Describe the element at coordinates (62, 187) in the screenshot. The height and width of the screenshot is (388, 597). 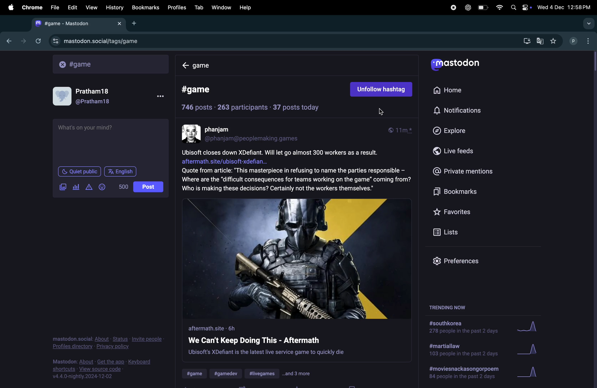
I see `add image` at that location.